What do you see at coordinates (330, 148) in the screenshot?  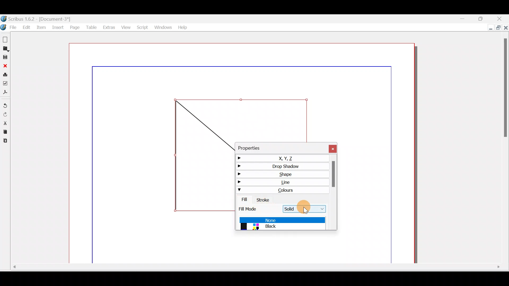 I see `Close` at bounding box center [330, 148].